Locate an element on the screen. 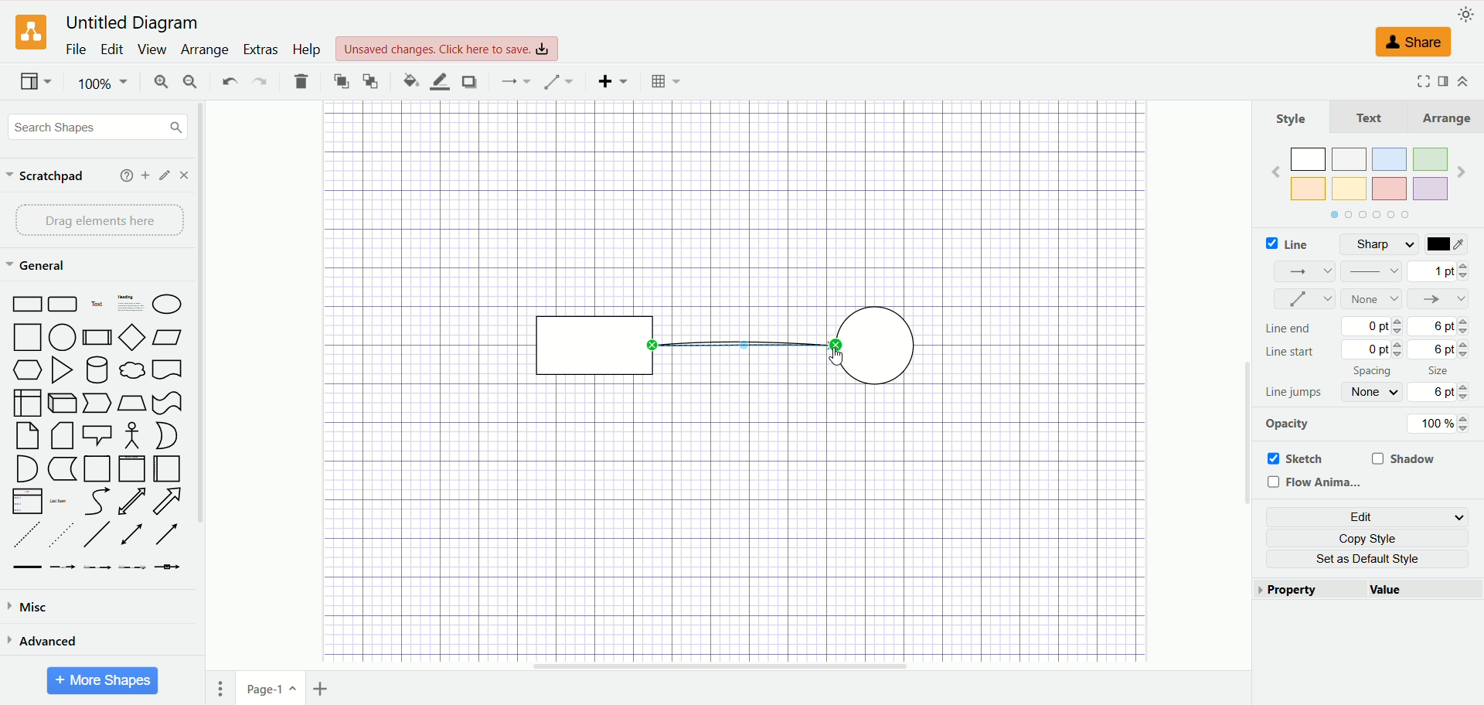 The width and height of the screenshot is (1484, 705). scratchpad is located at coordinates (43, 175).